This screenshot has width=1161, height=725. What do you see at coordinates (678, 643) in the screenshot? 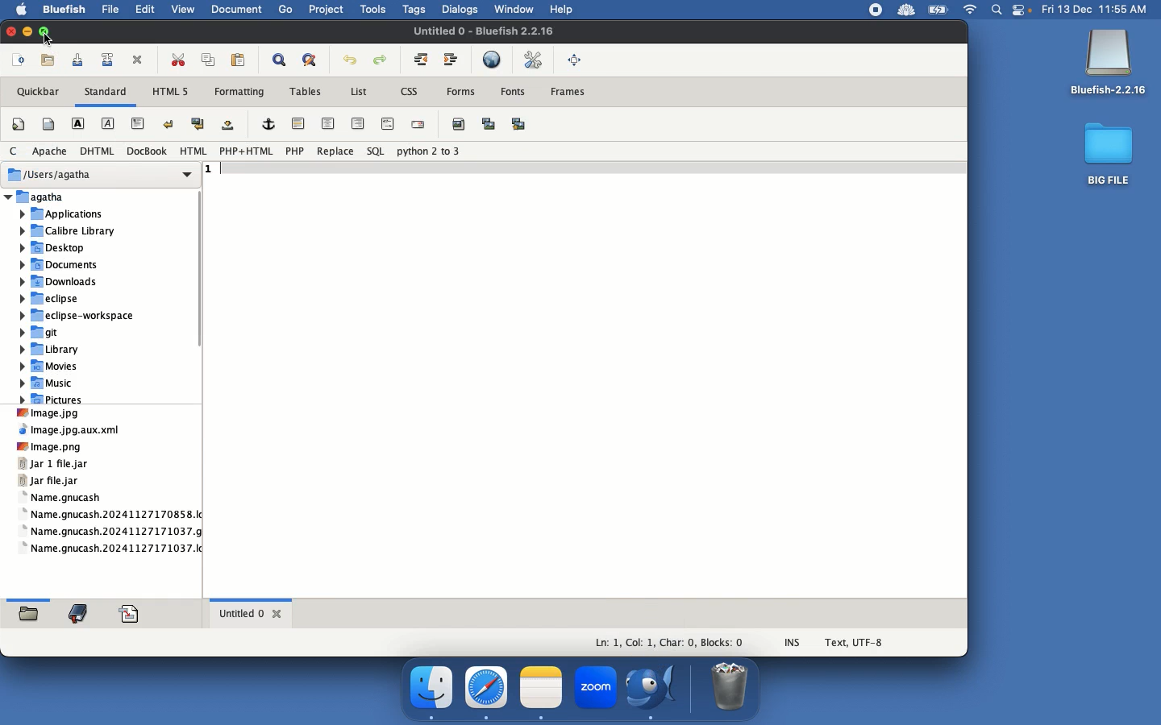
I see `Char` at bounding box center [678, 643].